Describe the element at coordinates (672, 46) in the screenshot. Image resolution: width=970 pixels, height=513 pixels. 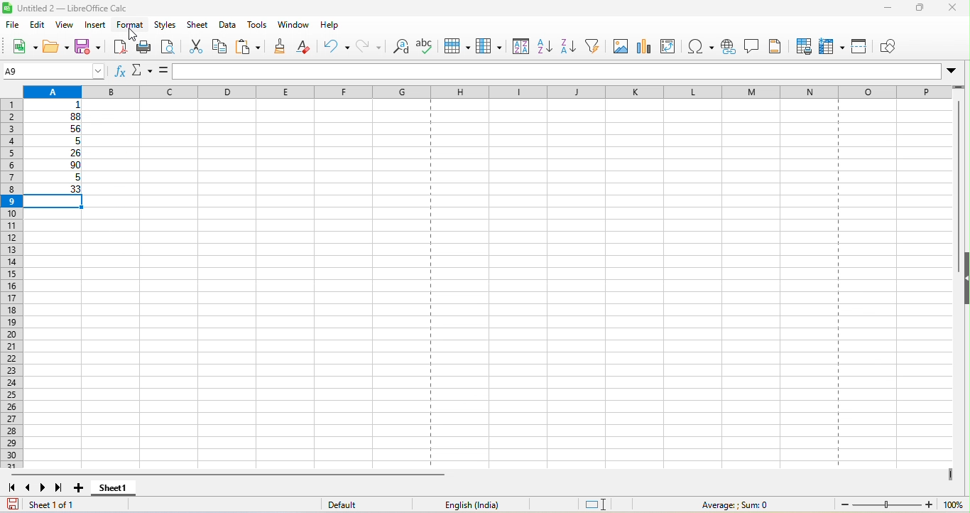
I see `edit pivot table` at that location.